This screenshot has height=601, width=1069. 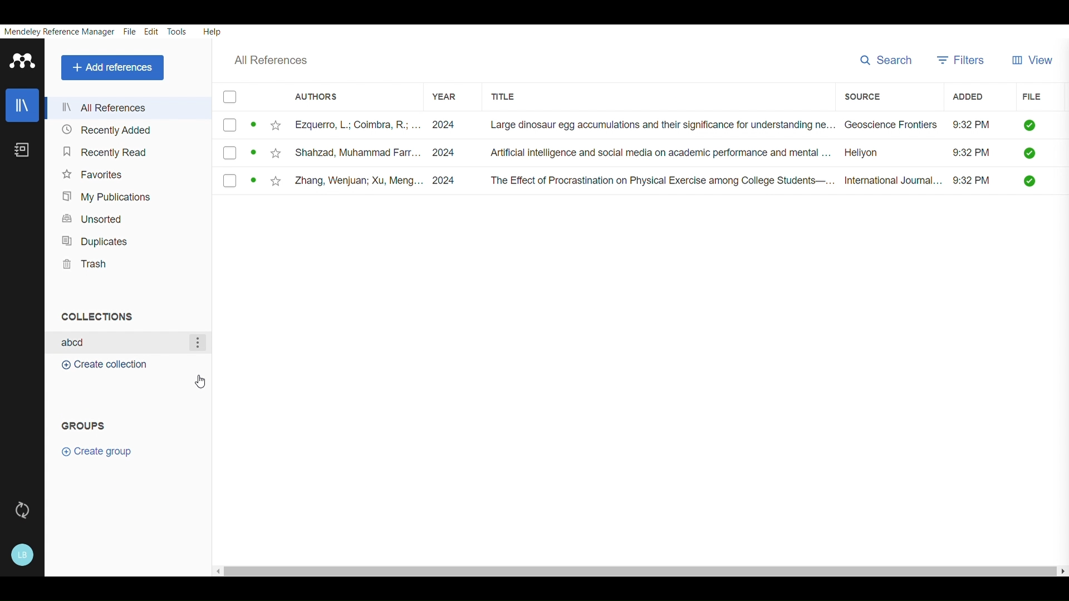 I want to click on 2024, so click(x=445, y=152).